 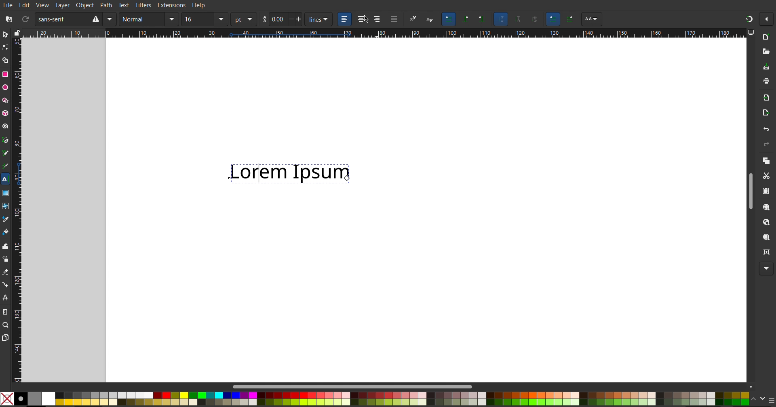 I want to click on Tweak Tool, so click(x=7, y=245).